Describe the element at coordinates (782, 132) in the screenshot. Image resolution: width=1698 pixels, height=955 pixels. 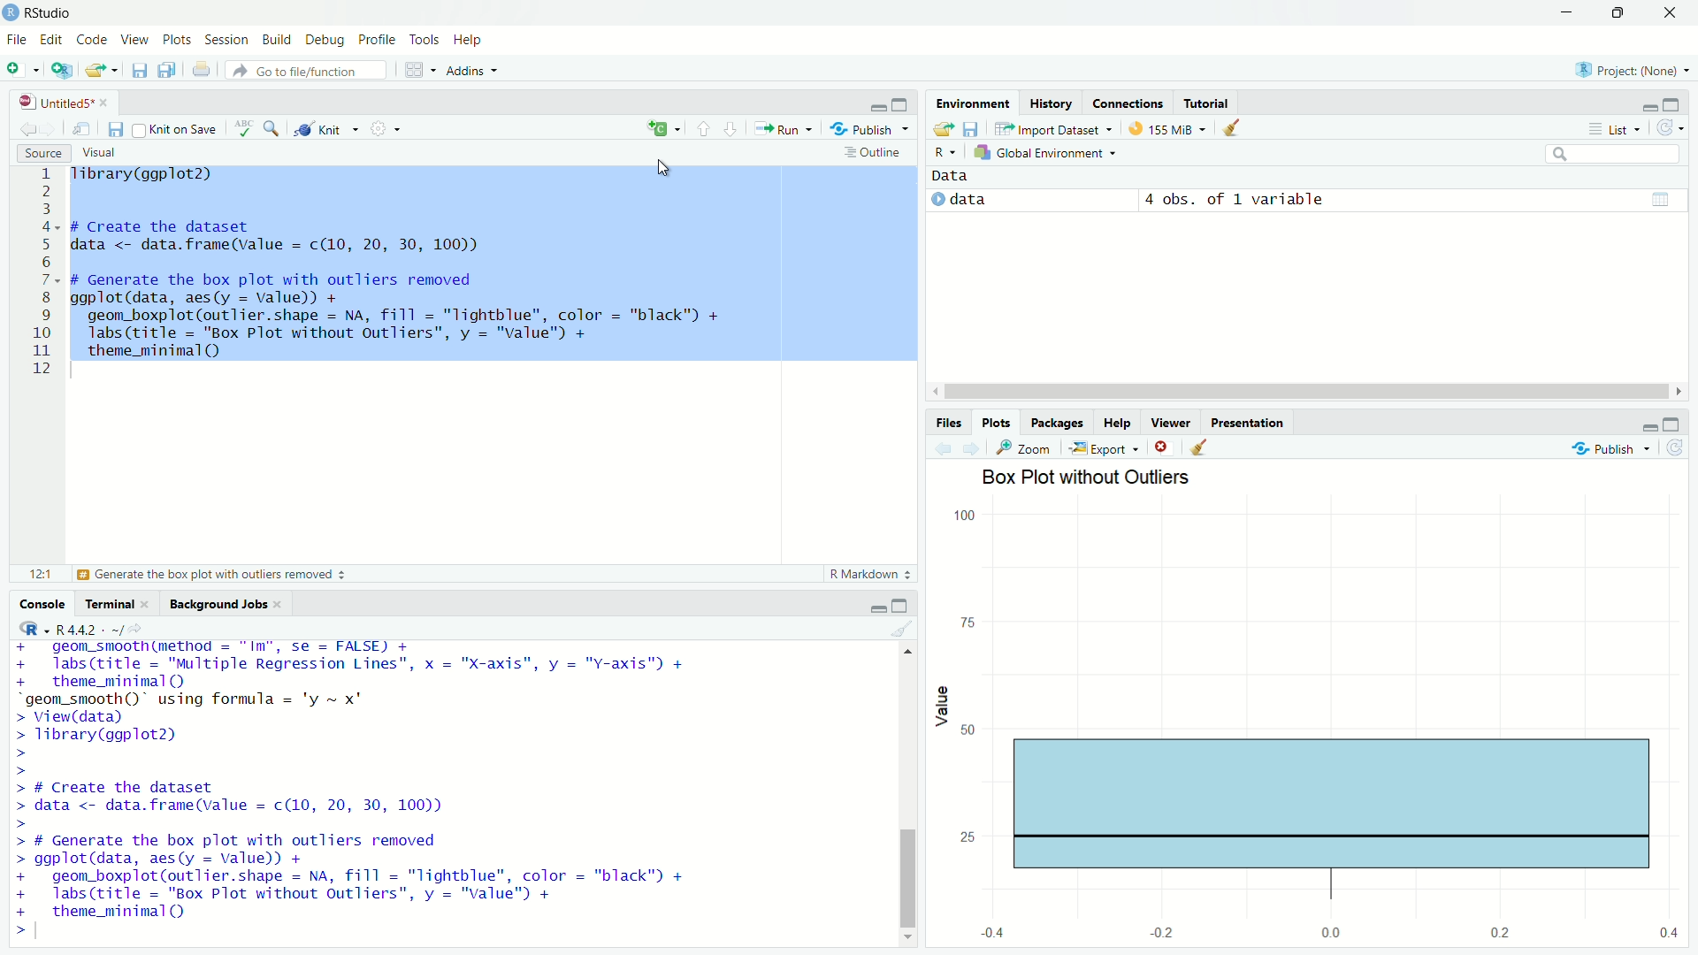
I see `** Run` at that location.